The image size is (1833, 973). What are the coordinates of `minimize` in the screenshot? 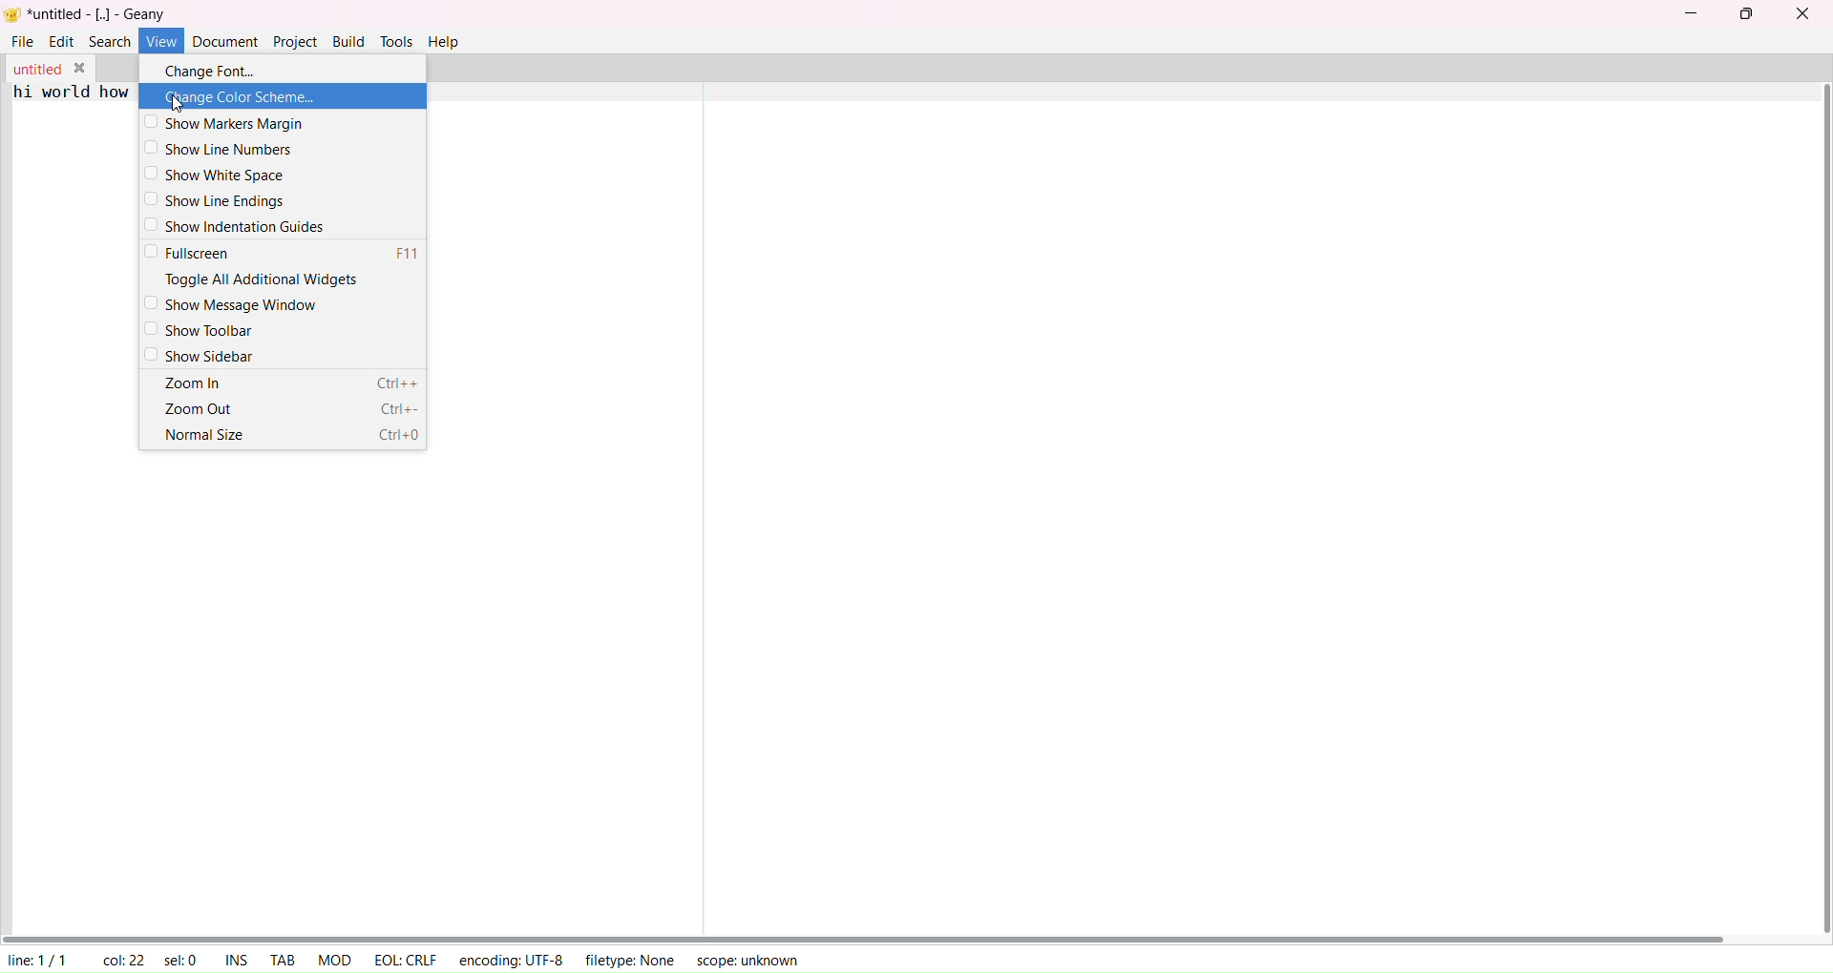 It's located at (1698, 10).